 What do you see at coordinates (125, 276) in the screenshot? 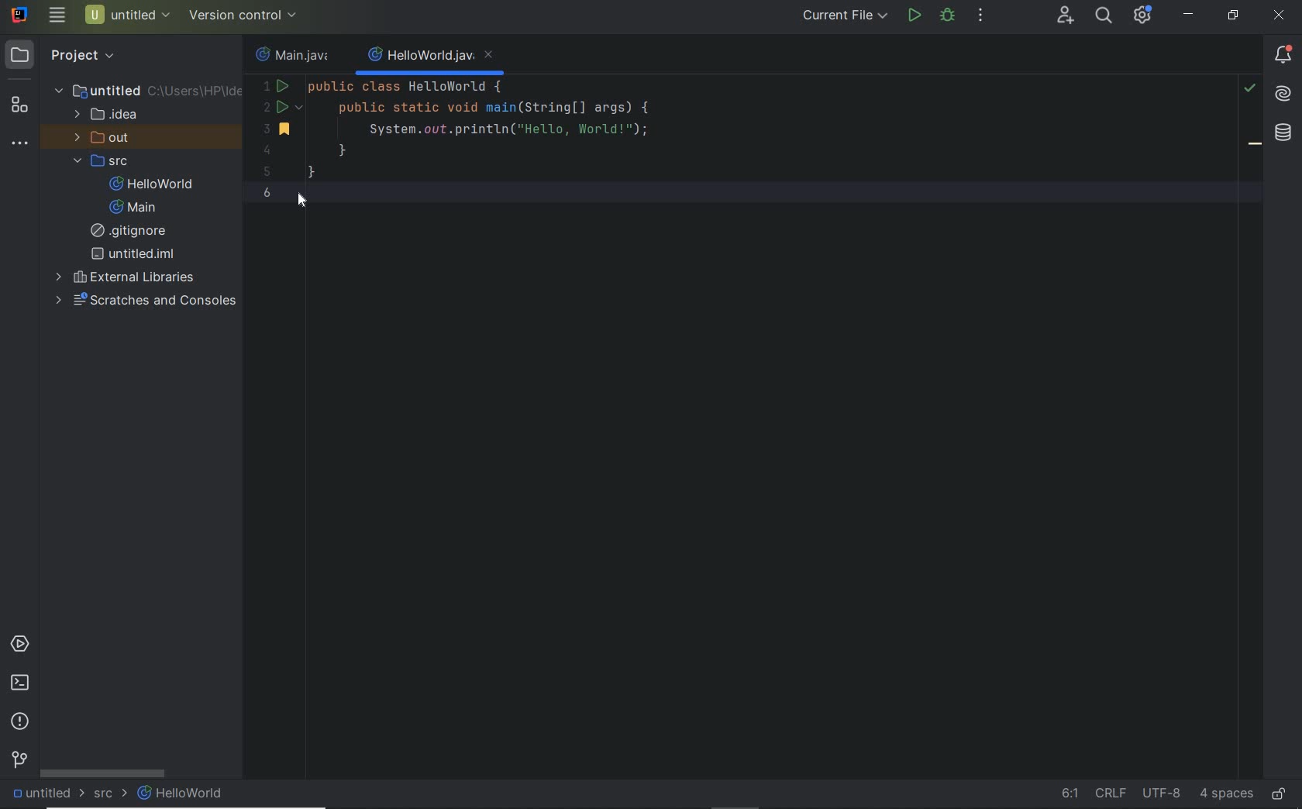
I see `external Libraries` at bounding box center [125, 276].